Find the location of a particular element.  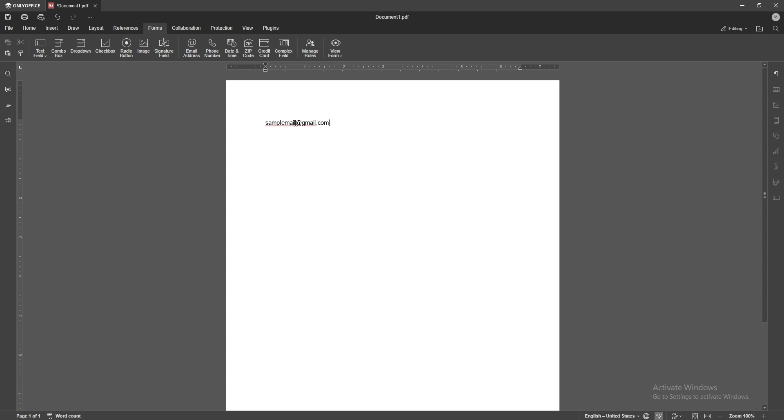

signature field is located at coordinates (164, 48).